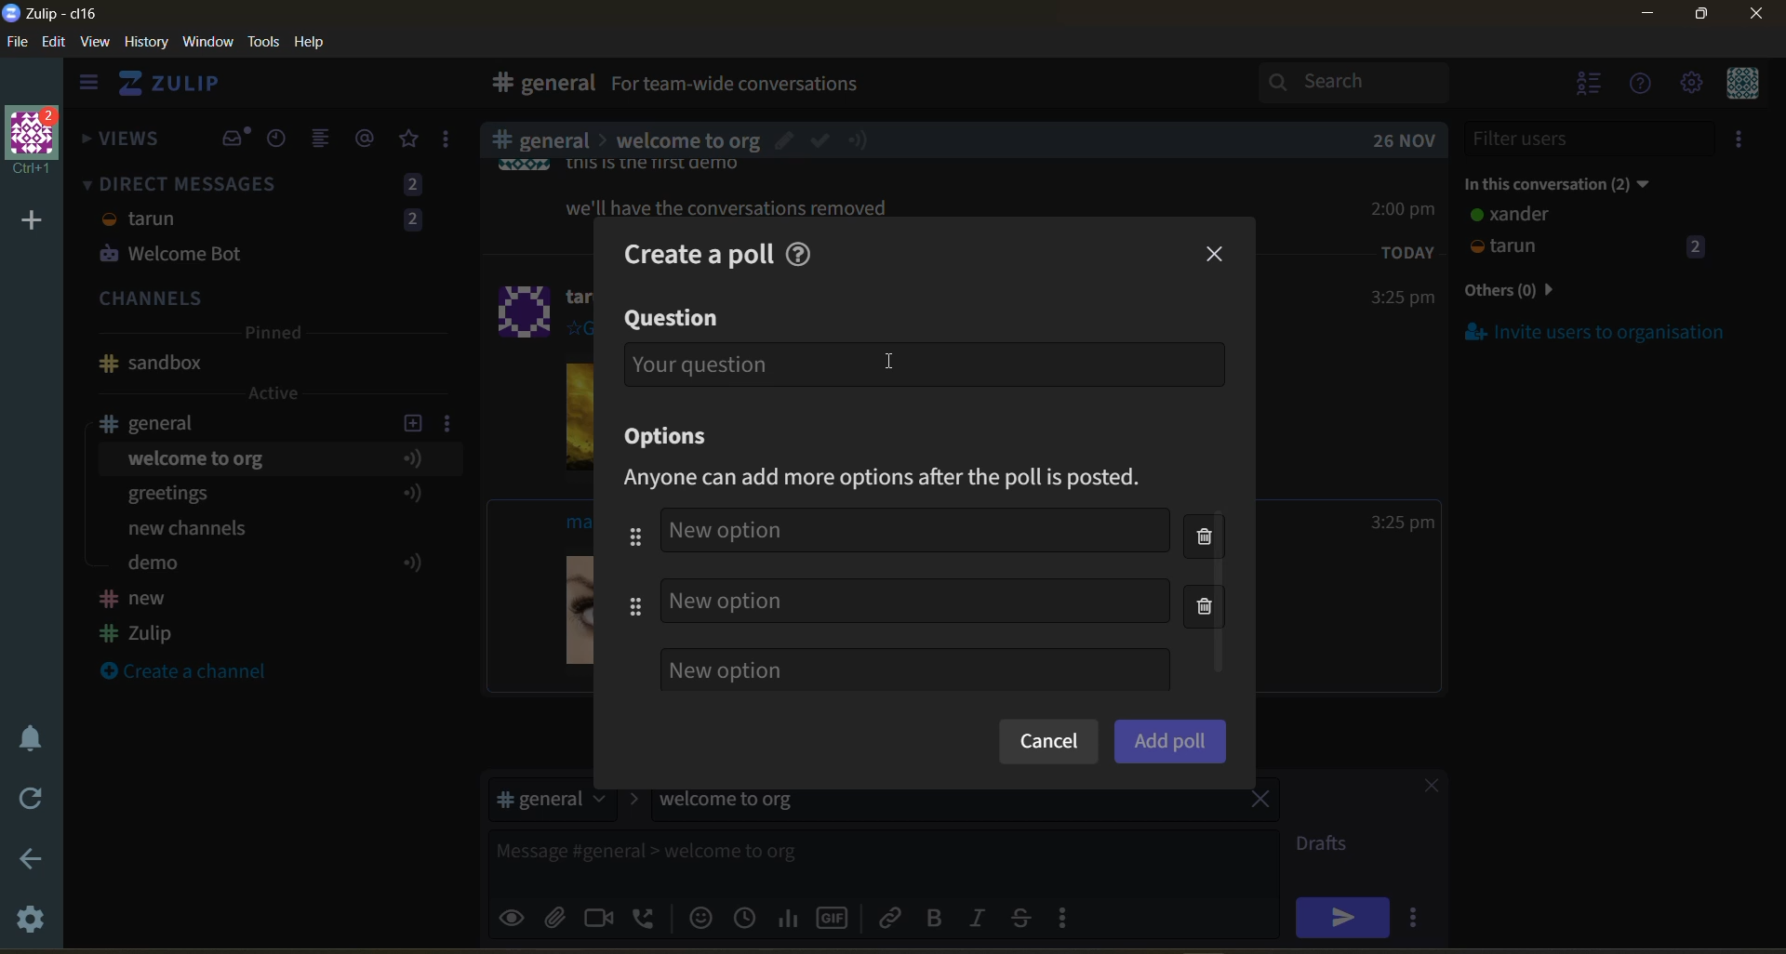  What do you see at coordinates (887, 358) in the screenshot?
I see `cursor` at bounding box center [887, 358].